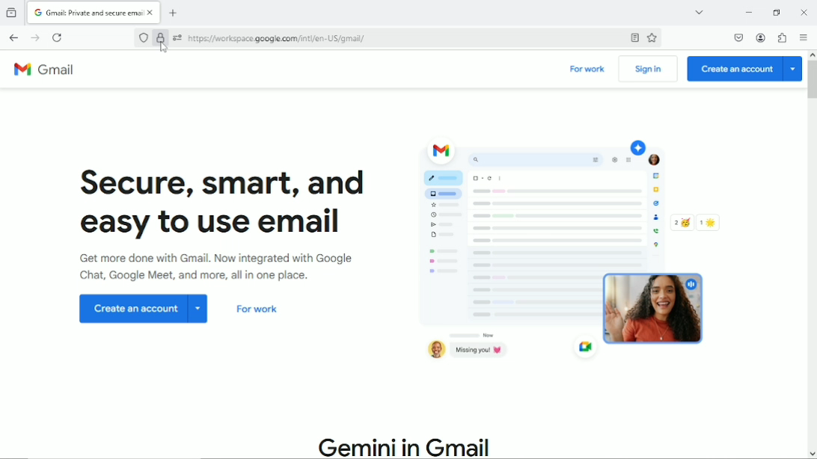 This screenshot has height=459, width=817. I want to click on Toggle reader view, so click(633, 38).